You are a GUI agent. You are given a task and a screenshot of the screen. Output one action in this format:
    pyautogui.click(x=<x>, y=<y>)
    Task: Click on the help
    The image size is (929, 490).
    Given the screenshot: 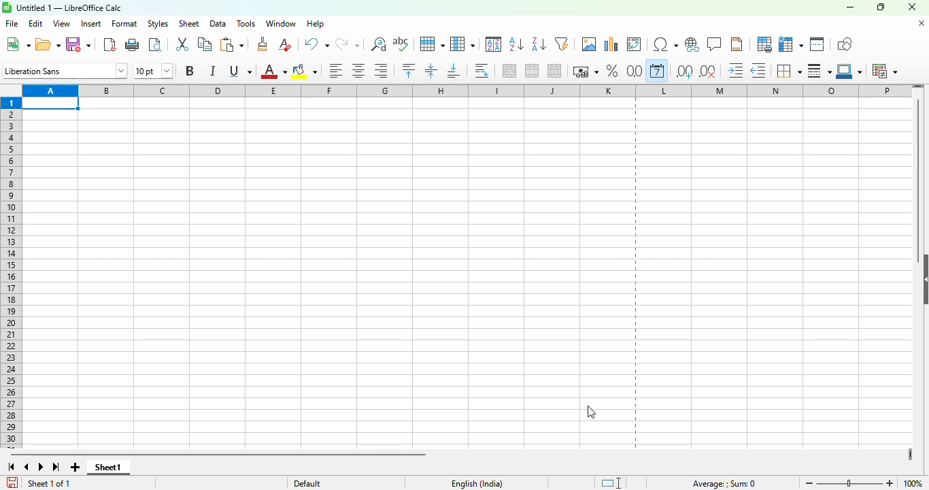 What is the action you would take?
    pyautogui.click(x=316, y=23)
    